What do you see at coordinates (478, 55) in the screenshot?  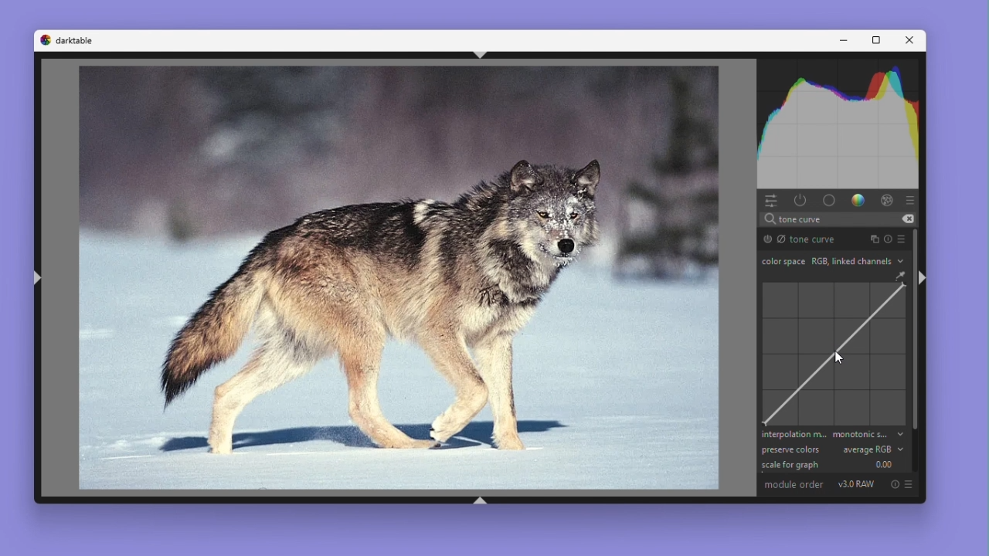 I see `shift+ctrl+t` at bounding box center [478, 55].